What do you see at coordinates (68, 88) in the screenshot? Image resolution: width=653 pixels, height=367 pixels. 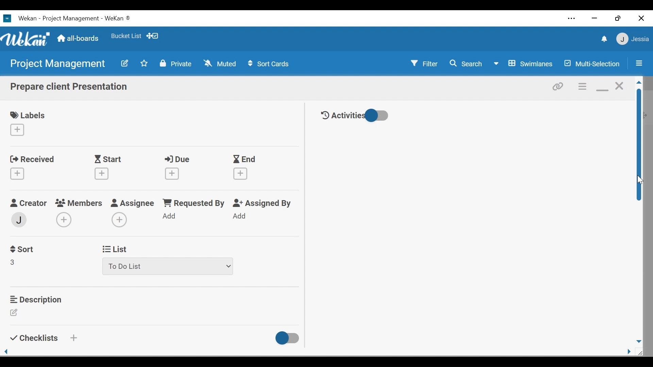 I see `Card Name` at bounding box center [68, 88].